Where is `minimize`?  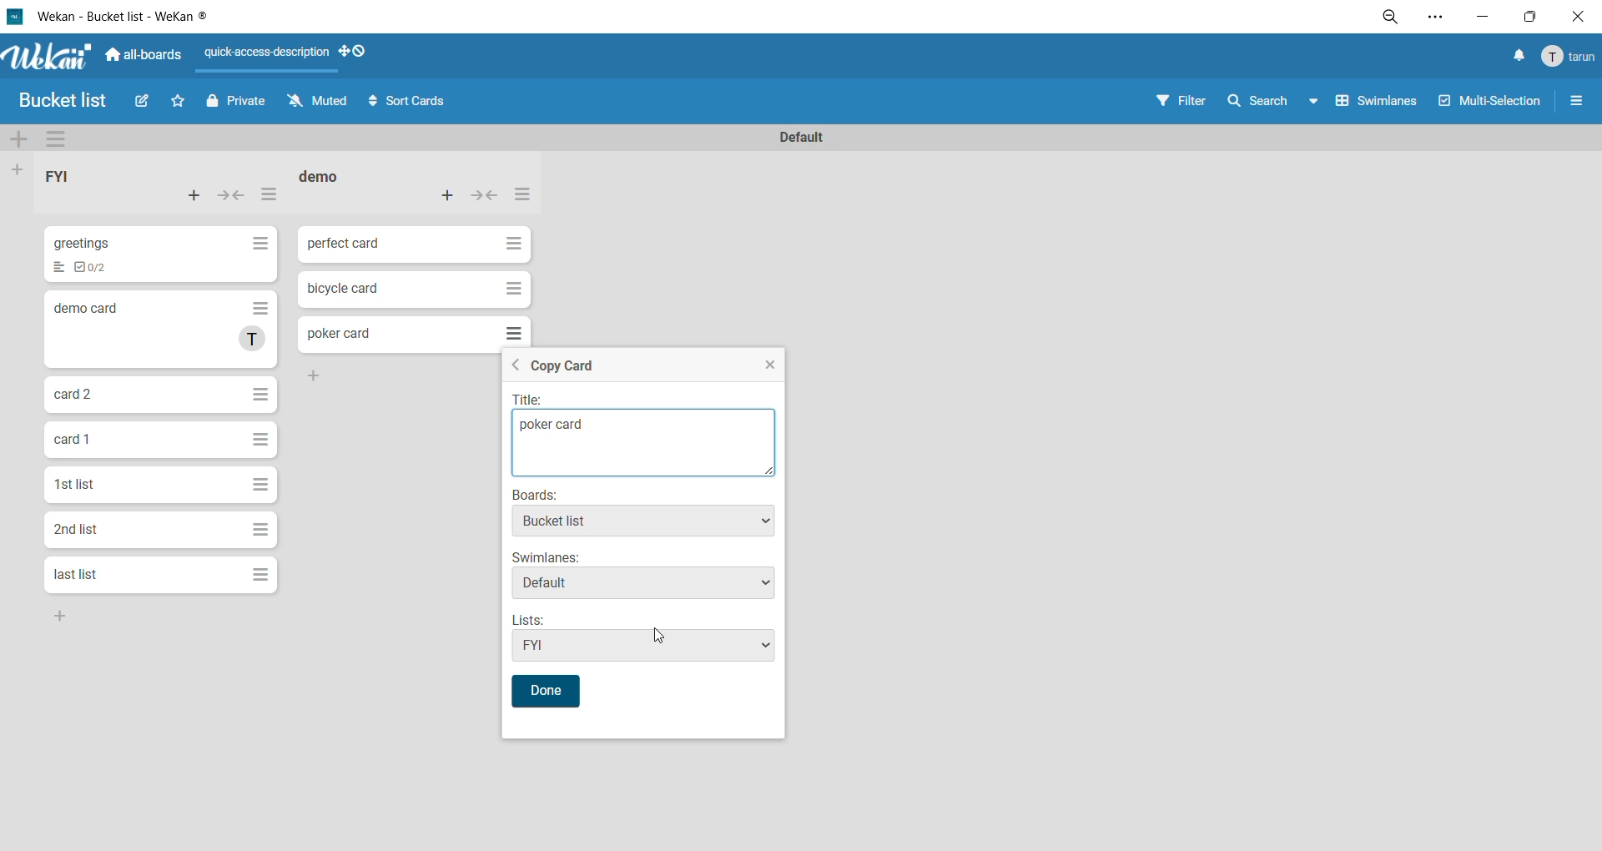 minimize is located at coordinates (1478, 17).